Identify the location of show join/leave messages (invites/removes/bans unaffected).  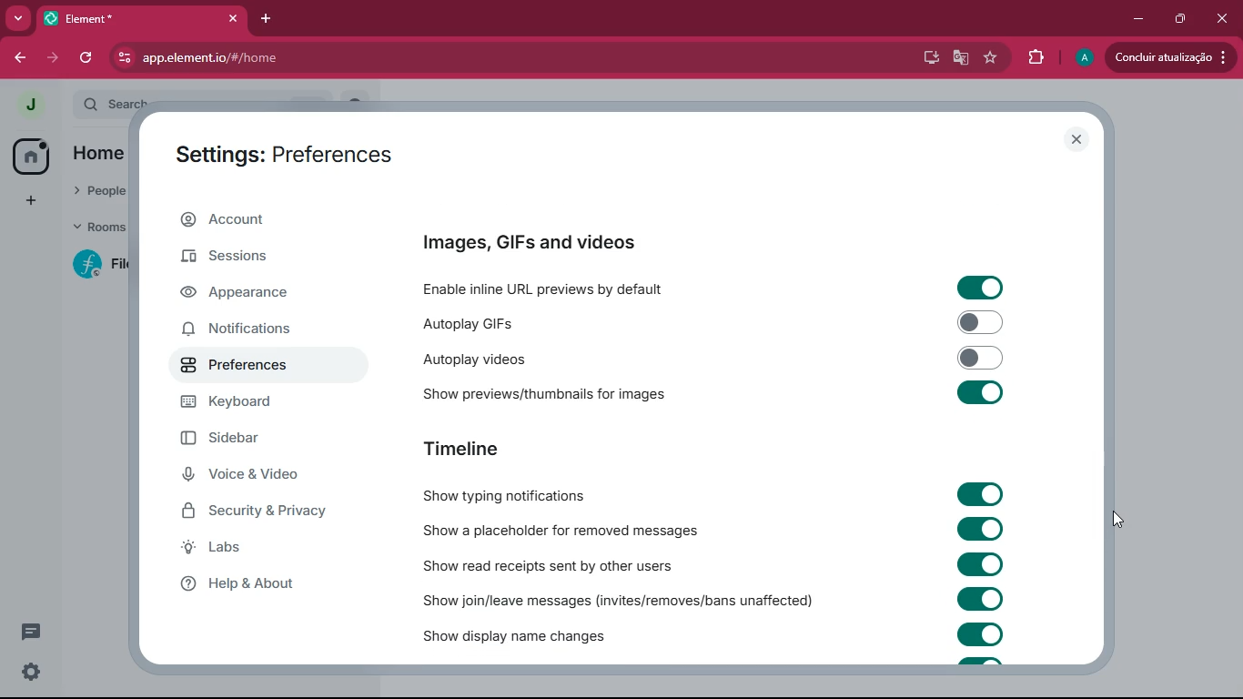
(620, 599).